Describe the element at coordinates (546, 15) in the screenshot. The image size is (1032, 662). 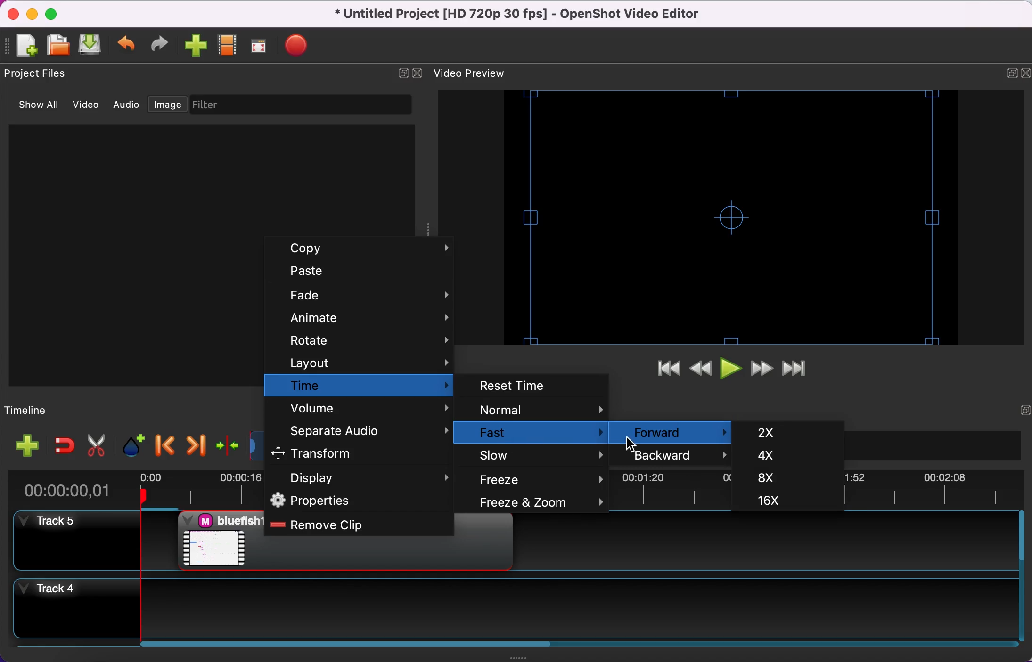
I see `title - • Untitled Project [HD 720p 30 fps] - OpenShot Video Editor` at that location.